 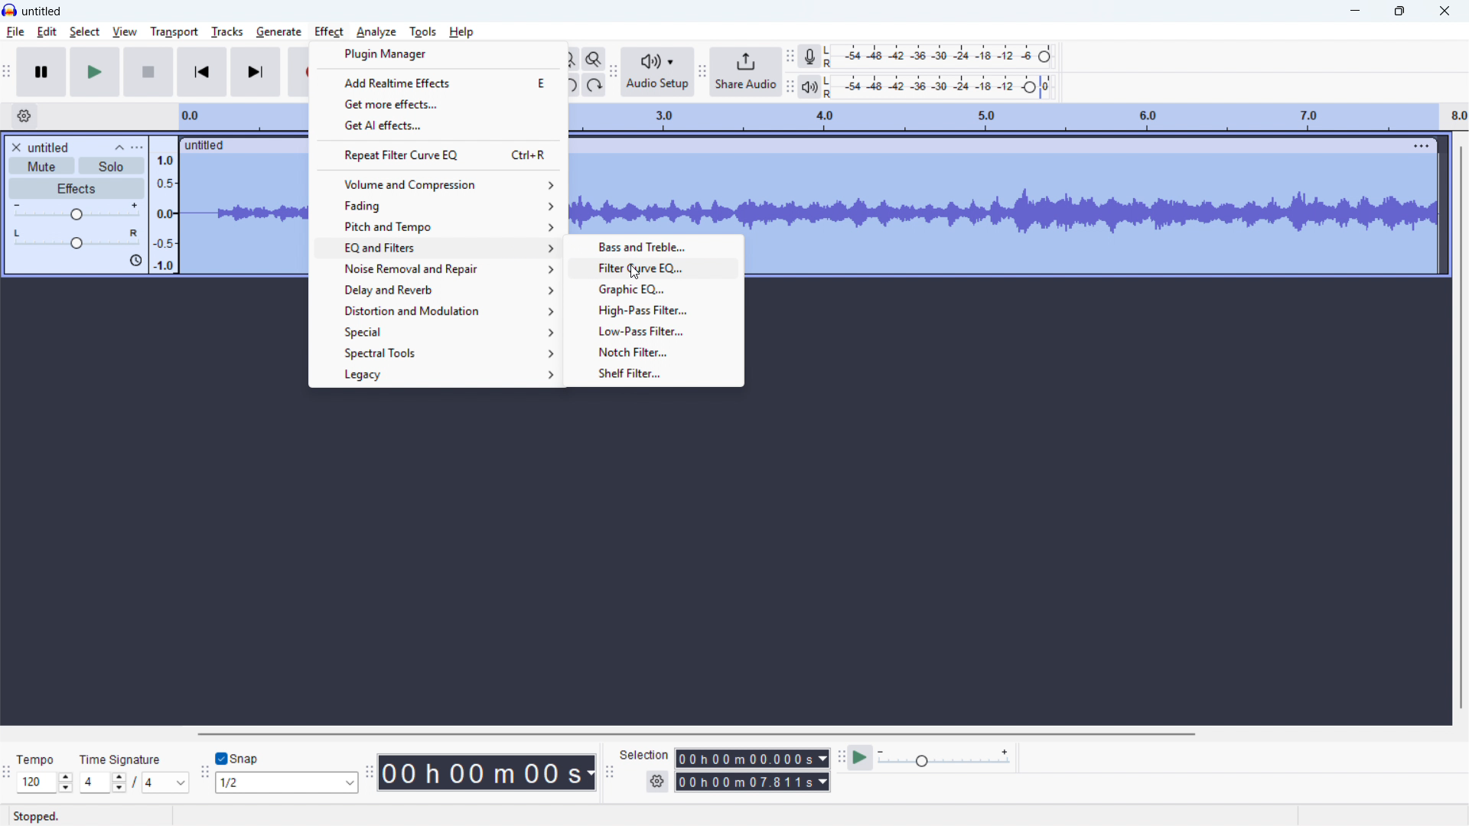 What do you see at coordinates (42, 72) in the screenshot?
I see `pause` at bounding box center [42, 72].